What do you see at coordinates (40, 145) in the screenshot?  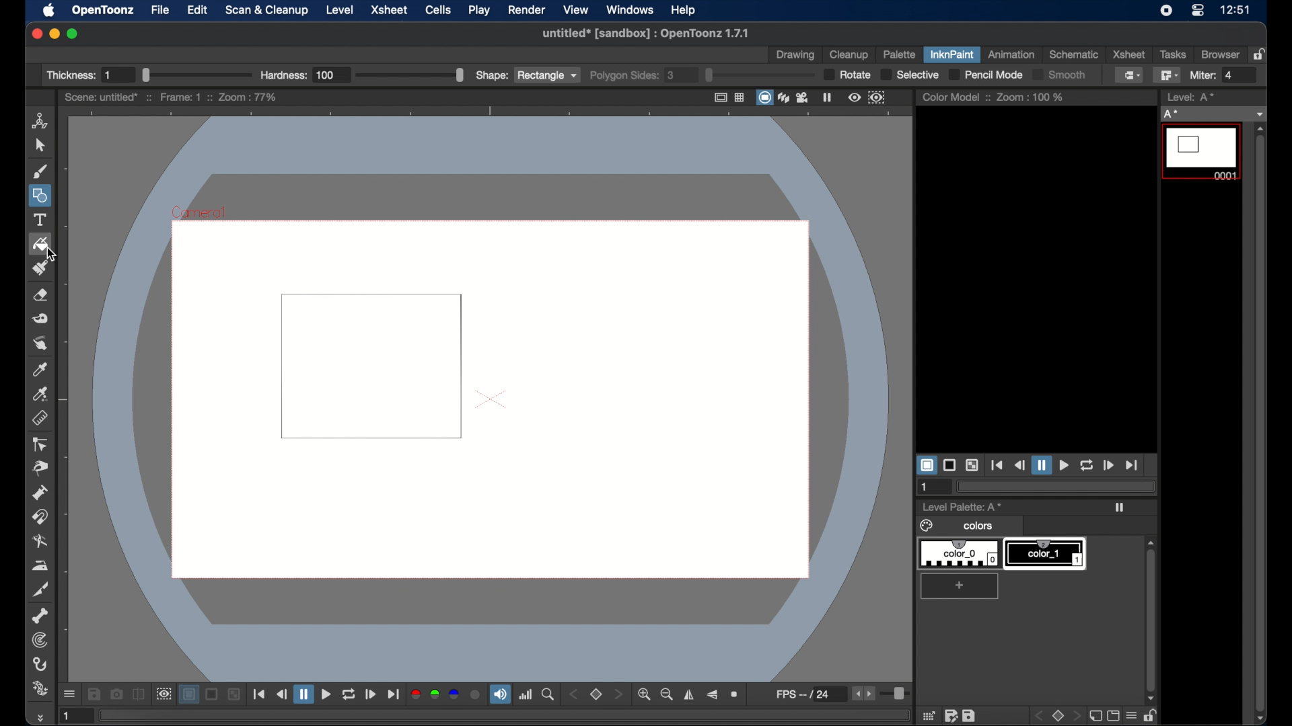 I see `cursor tool` at bounding box center [40, 145].